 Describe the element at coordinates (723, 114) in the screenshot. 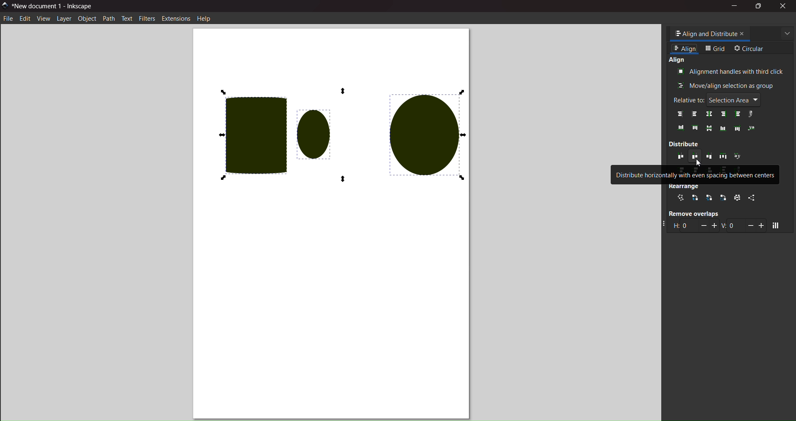

I see `right edges` at that location.